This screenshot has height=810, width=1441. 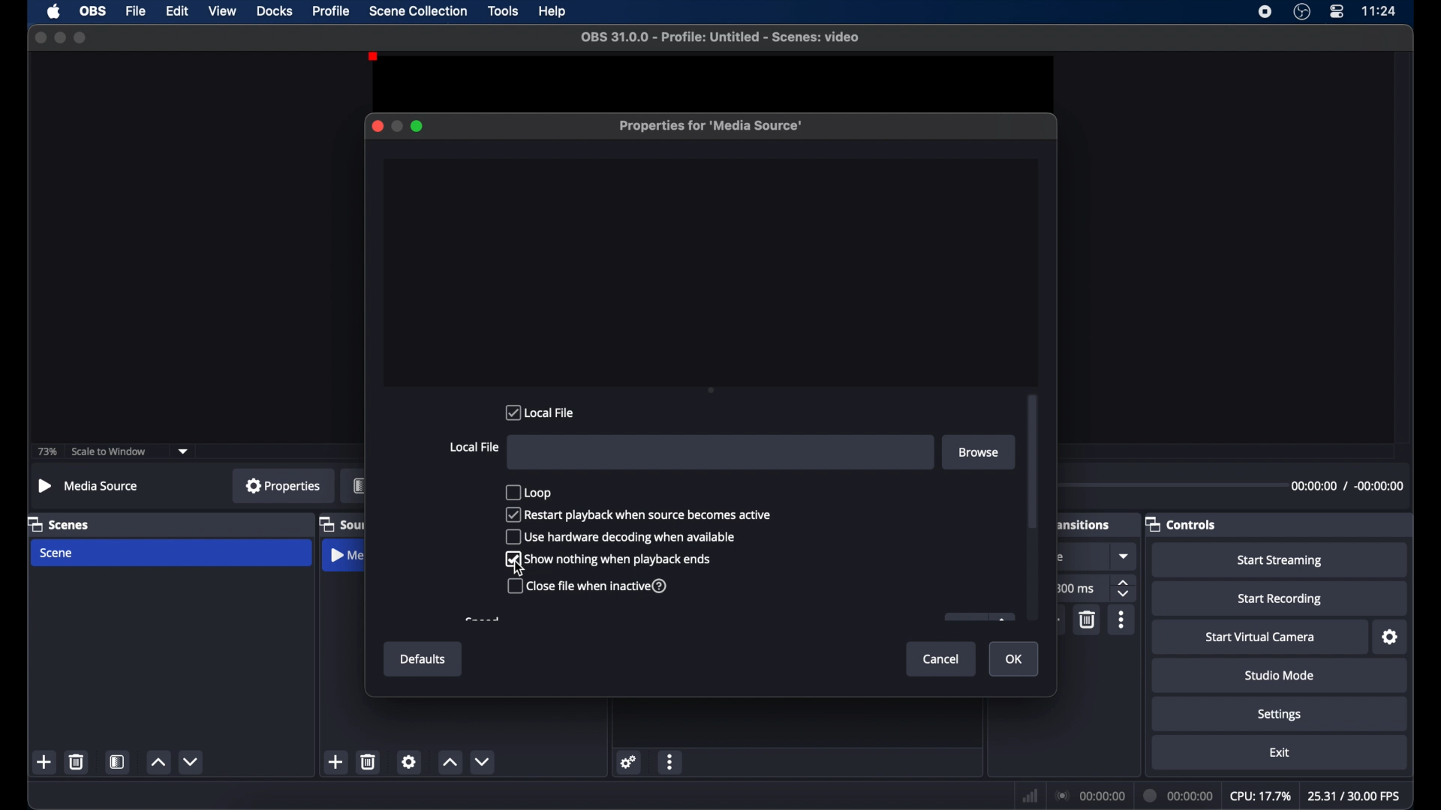 What do you see at coordinates (59, 37) in the screenshot?
I see `minimize` at bounding box center [59, 37].